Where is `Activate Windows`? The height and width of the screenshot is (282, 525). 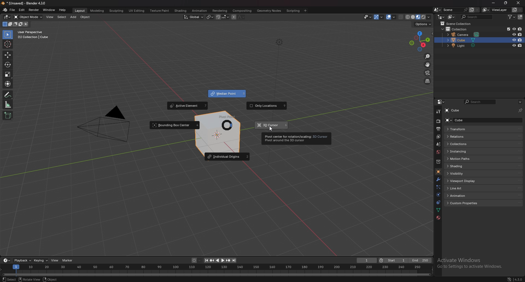
Activate Windows is located at coordinates (475, 262).